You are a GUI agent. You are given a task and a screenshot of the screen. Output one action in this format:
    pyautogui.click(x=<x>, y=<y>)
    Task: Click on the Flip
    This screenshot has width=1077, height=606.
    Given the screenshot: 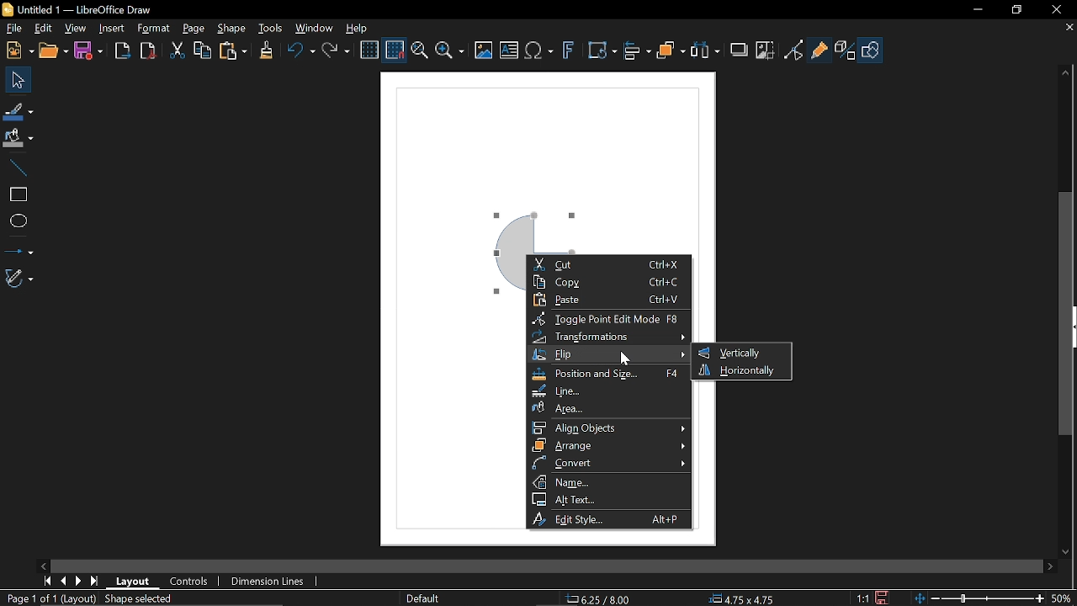 What is the action you would take?
    pyautogui.click(x=609, y=355)
    